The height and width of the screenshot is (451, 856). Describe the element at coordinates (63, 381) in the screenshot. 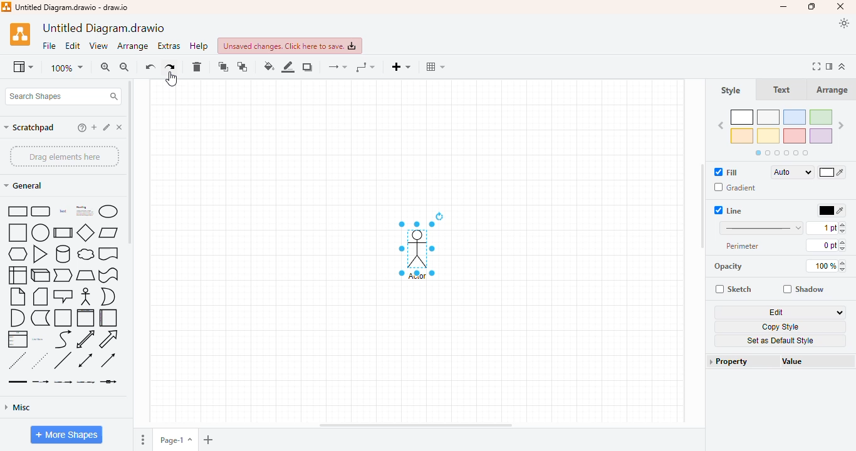

I see `connector with 2 labels` at that location.